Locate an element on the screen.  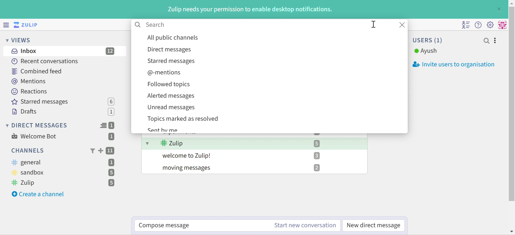
Search is located at coordinates (156, 25).